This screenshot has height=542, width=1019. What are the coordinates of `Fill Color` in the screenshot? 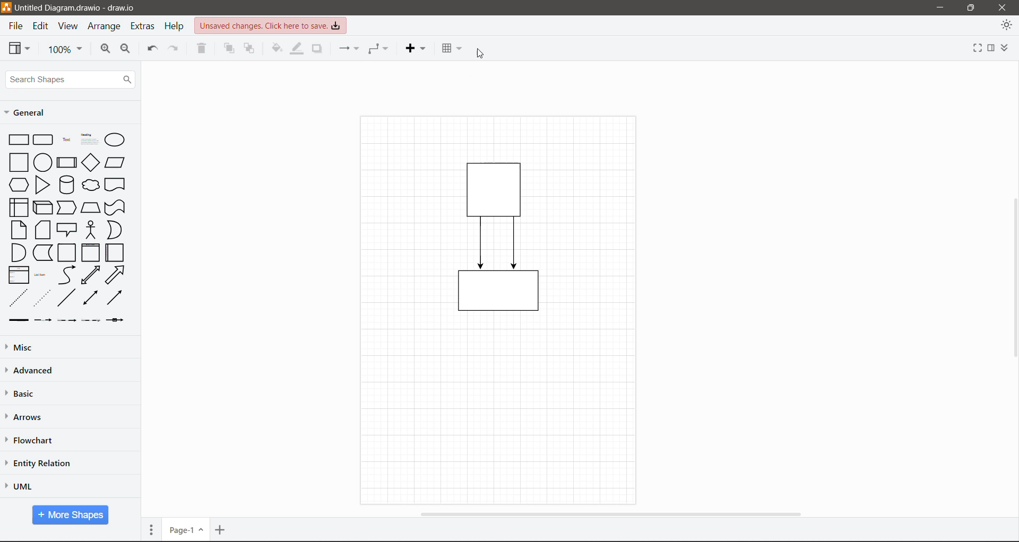 It's located at (275, 47).